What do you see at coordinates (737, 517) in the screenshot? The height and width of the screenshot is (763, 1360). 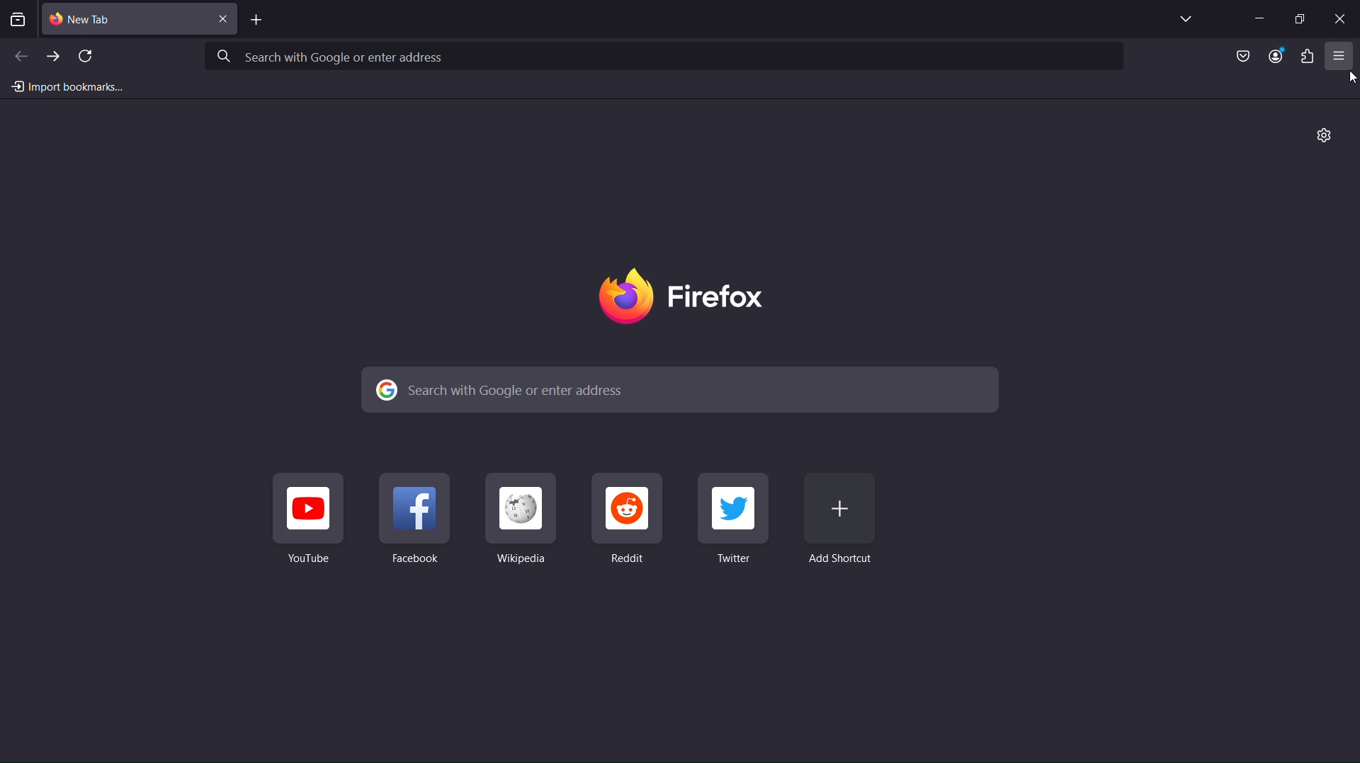 I see `Twitter Shortcut` at bounding box center [737, 517].